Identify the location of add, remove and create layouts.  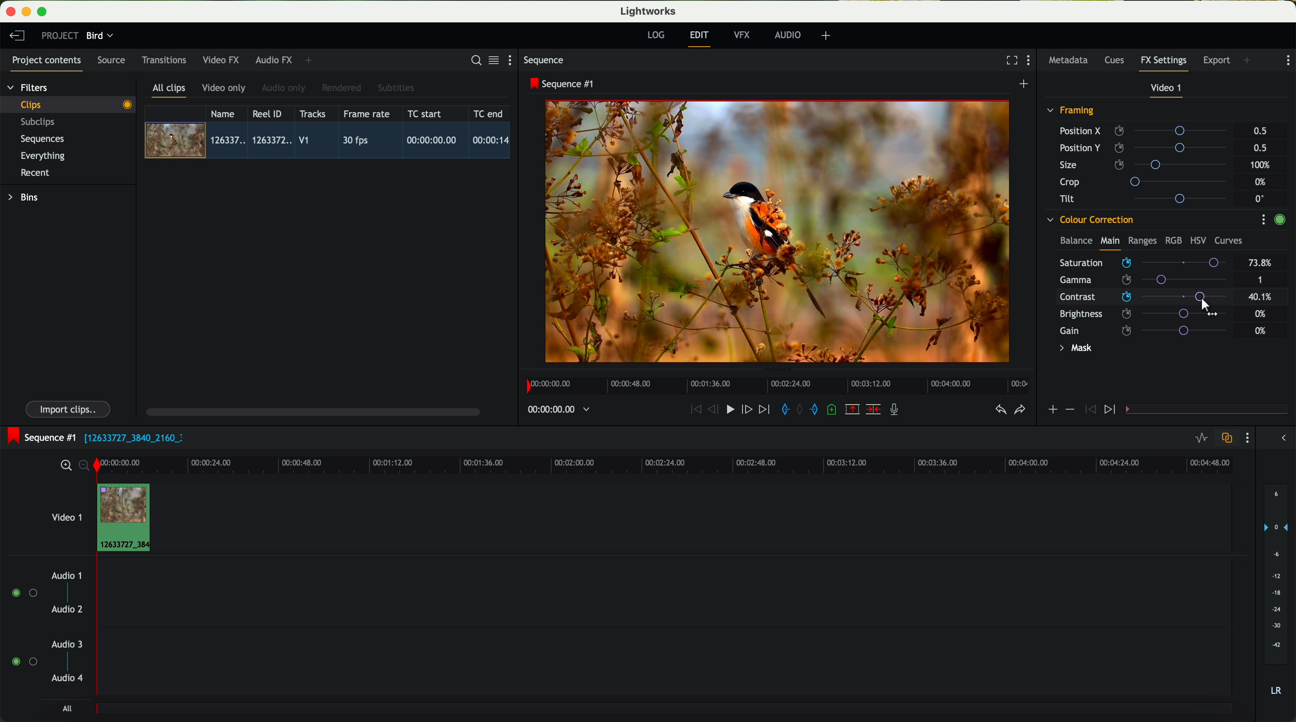
(828, 36).